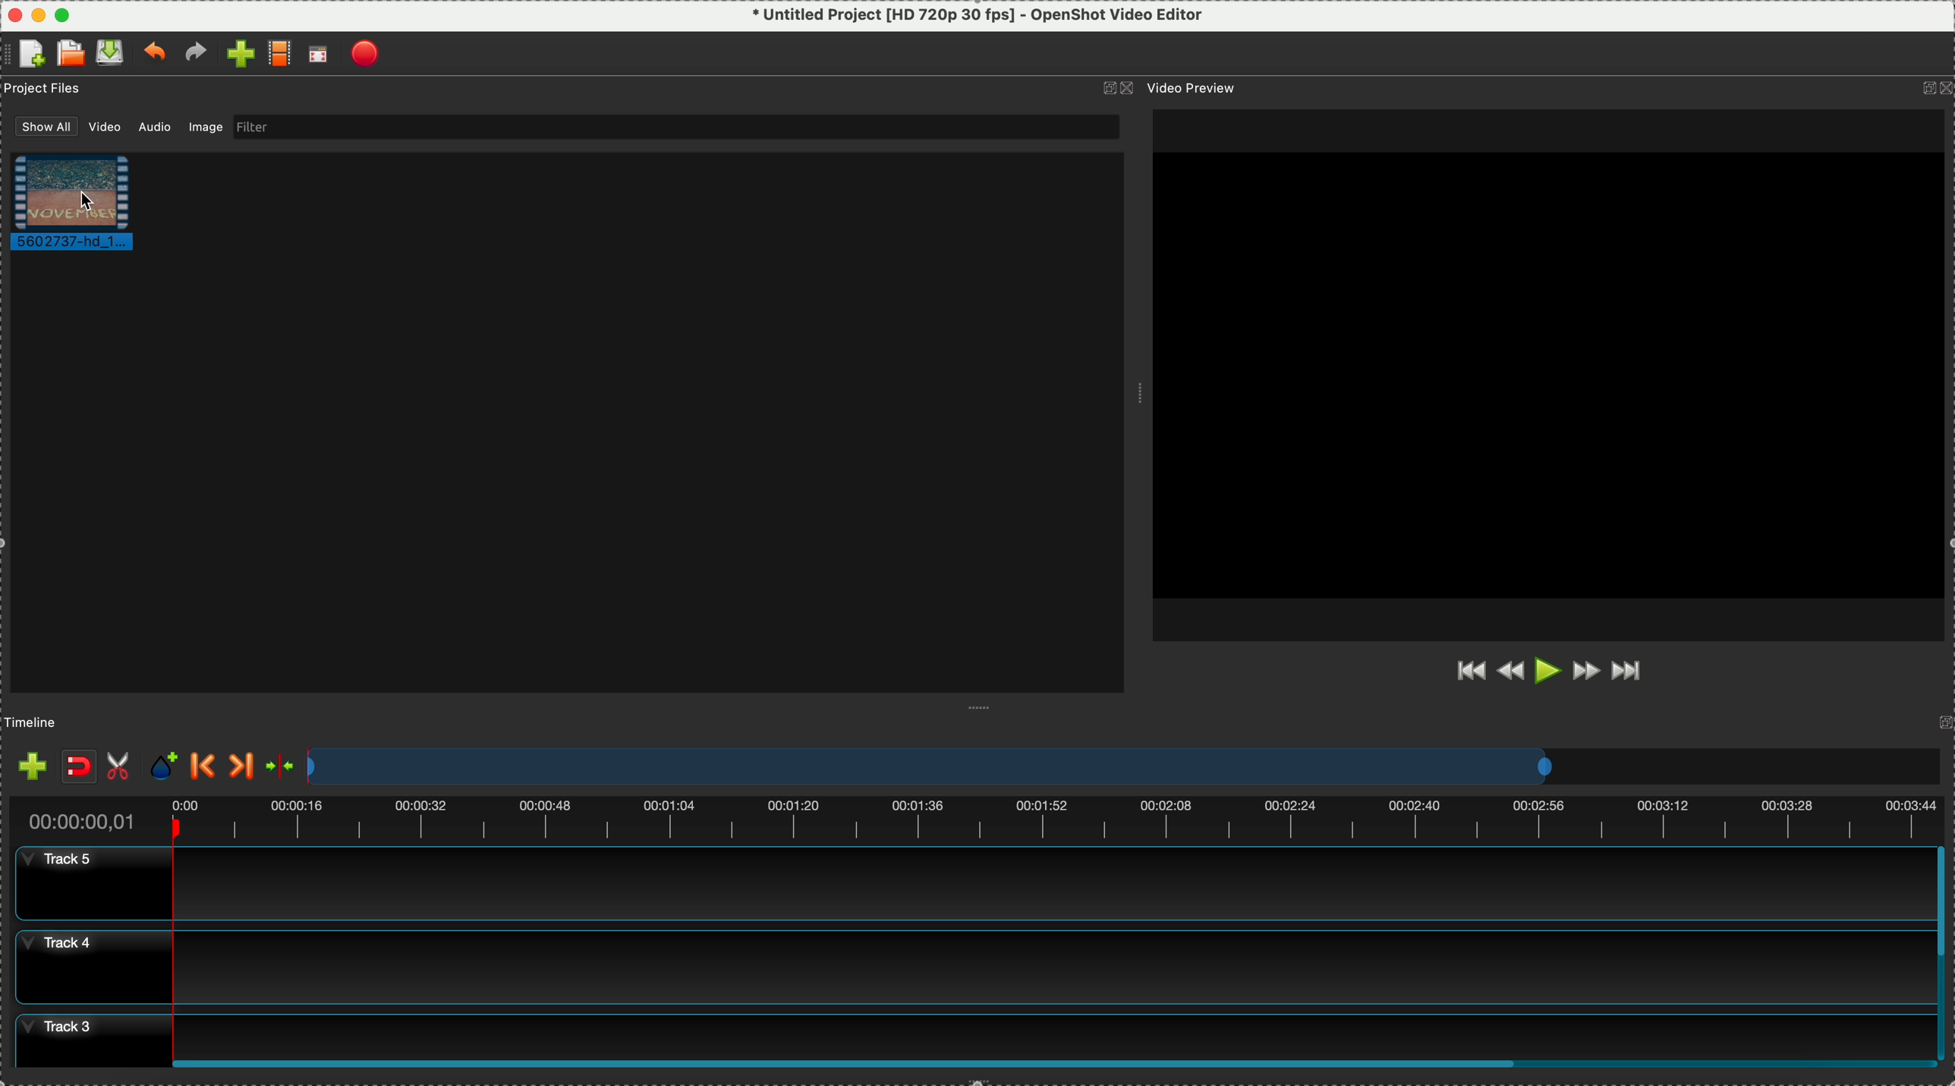 The image size is (1955, 1086). I want to click on center the timeline on the playhead, so click(282, 766).